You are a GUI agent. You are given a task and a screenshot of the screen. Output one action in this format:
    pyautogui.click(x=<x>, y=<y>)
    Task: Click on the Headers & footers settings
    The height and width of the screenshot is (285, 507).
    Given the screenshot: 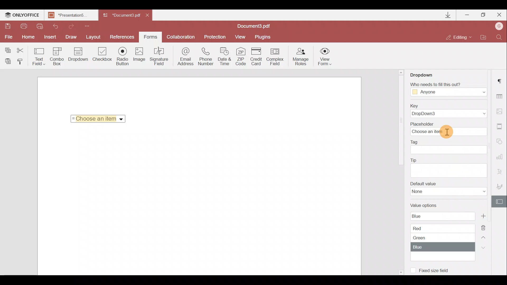 What is the action you would take?
    pyautogui.click(x=501, y=127)
    